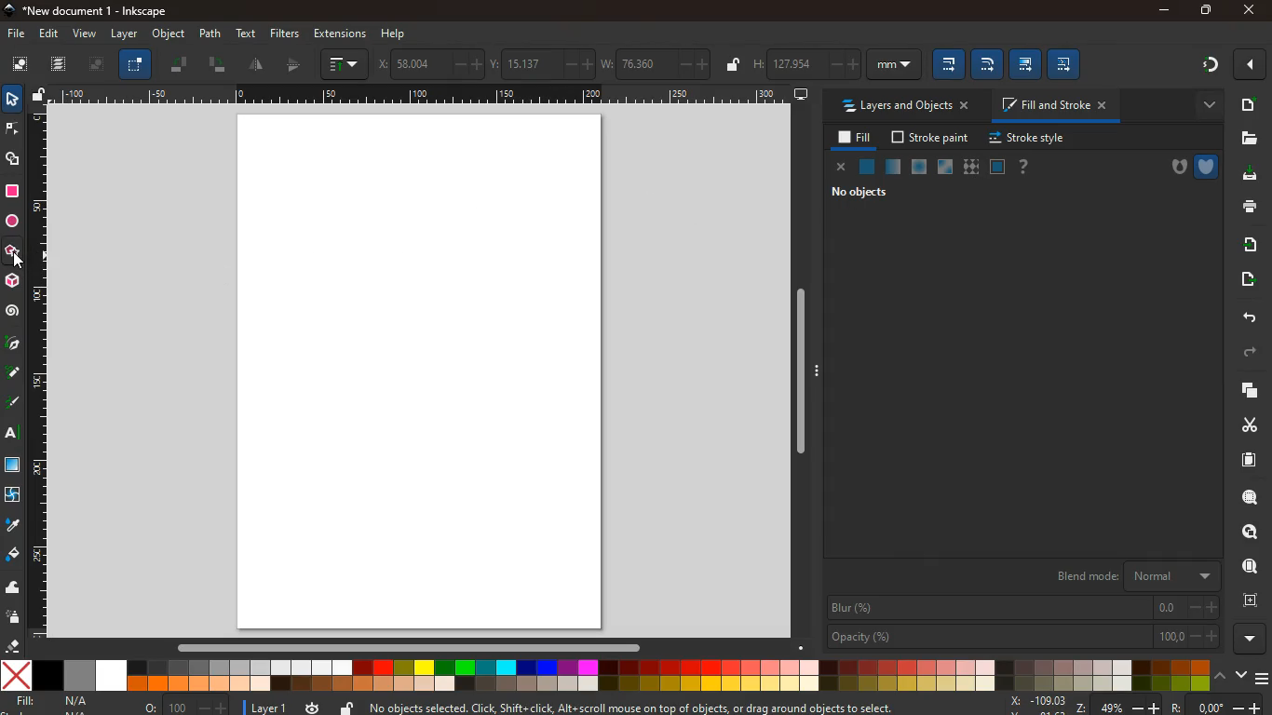 Image resolution: width=1272 pixels, height=715 pixels. What do you see at coordinates (14, 496) in the screenshot?
I see `twist` at bounding box center [14, 496].